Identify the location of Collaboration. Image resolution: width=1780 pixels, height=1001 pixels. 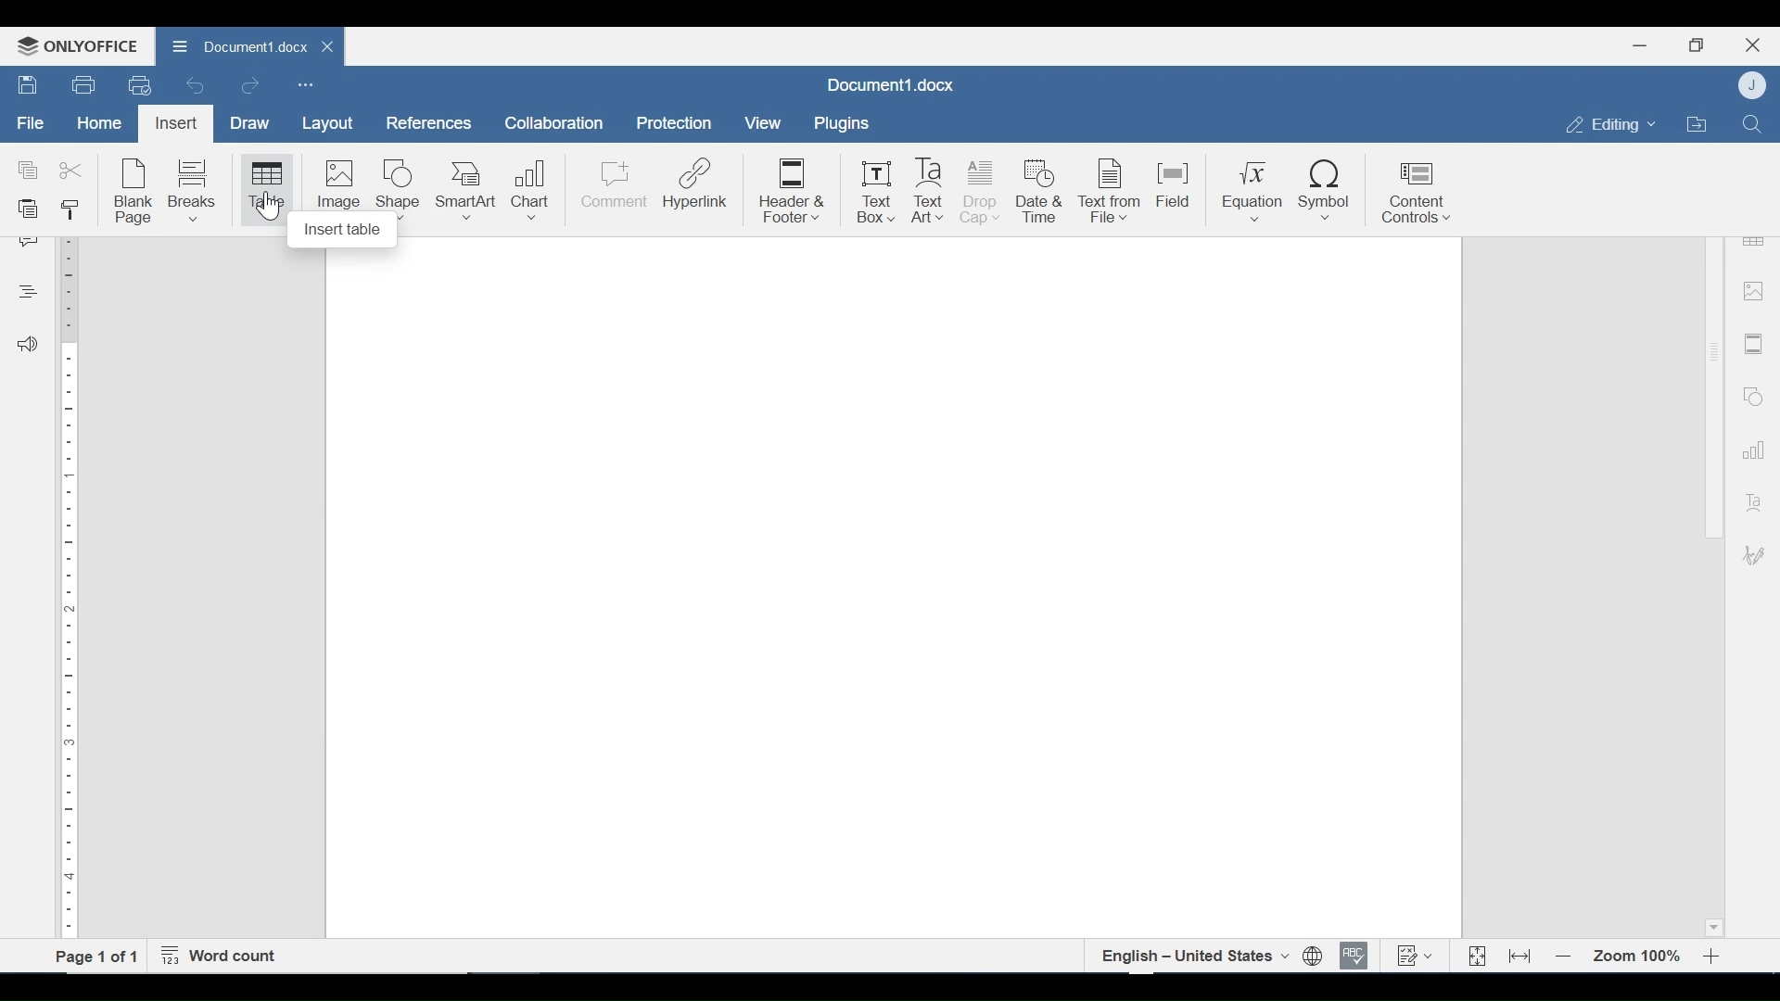
(555, 123).